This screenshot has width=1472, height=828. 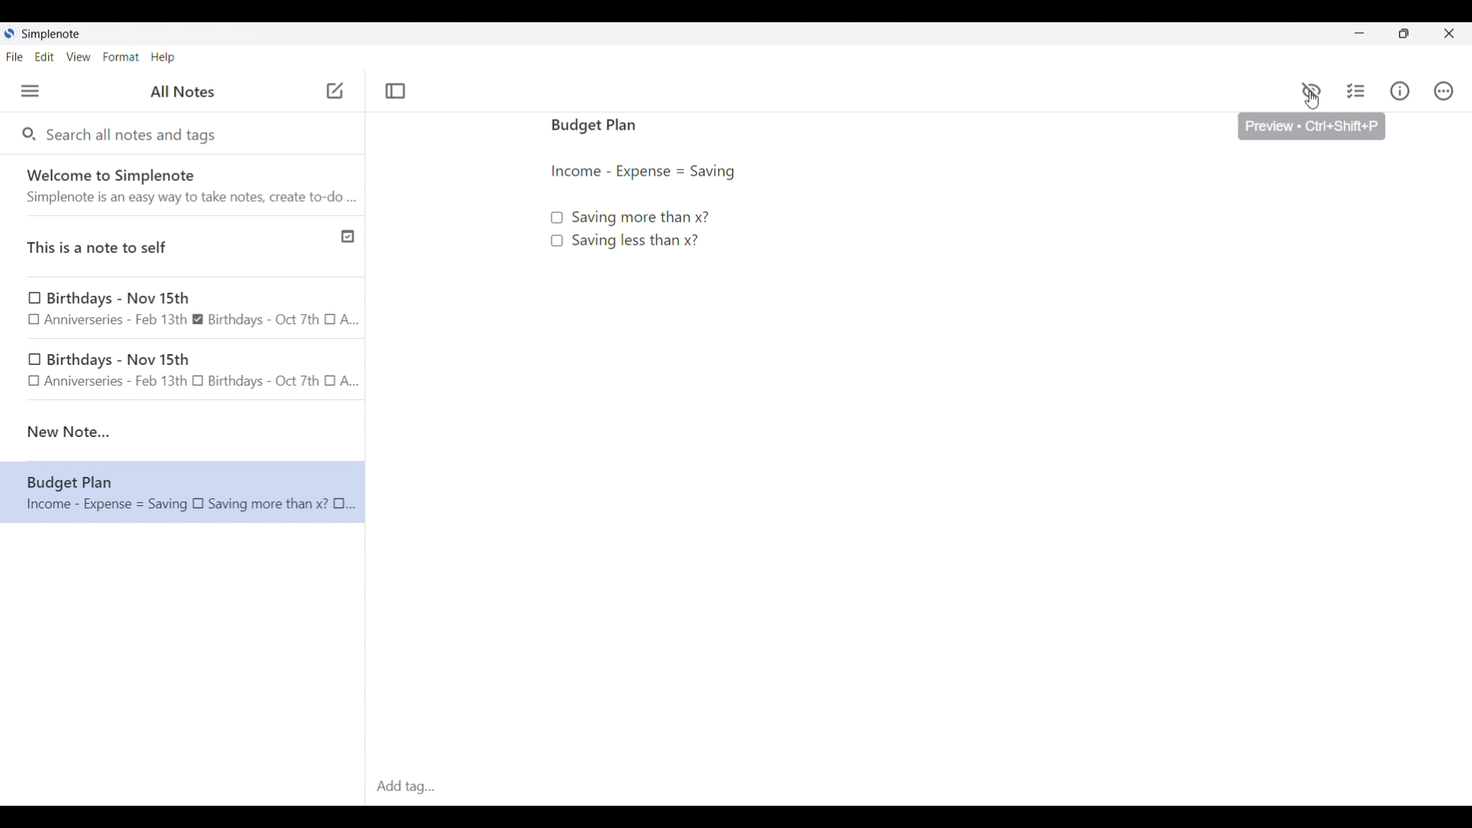 What do you see at coordinates (1357, 91) in the screenshot?
I see `Insert checklist` at bounding box center [1357, 91].